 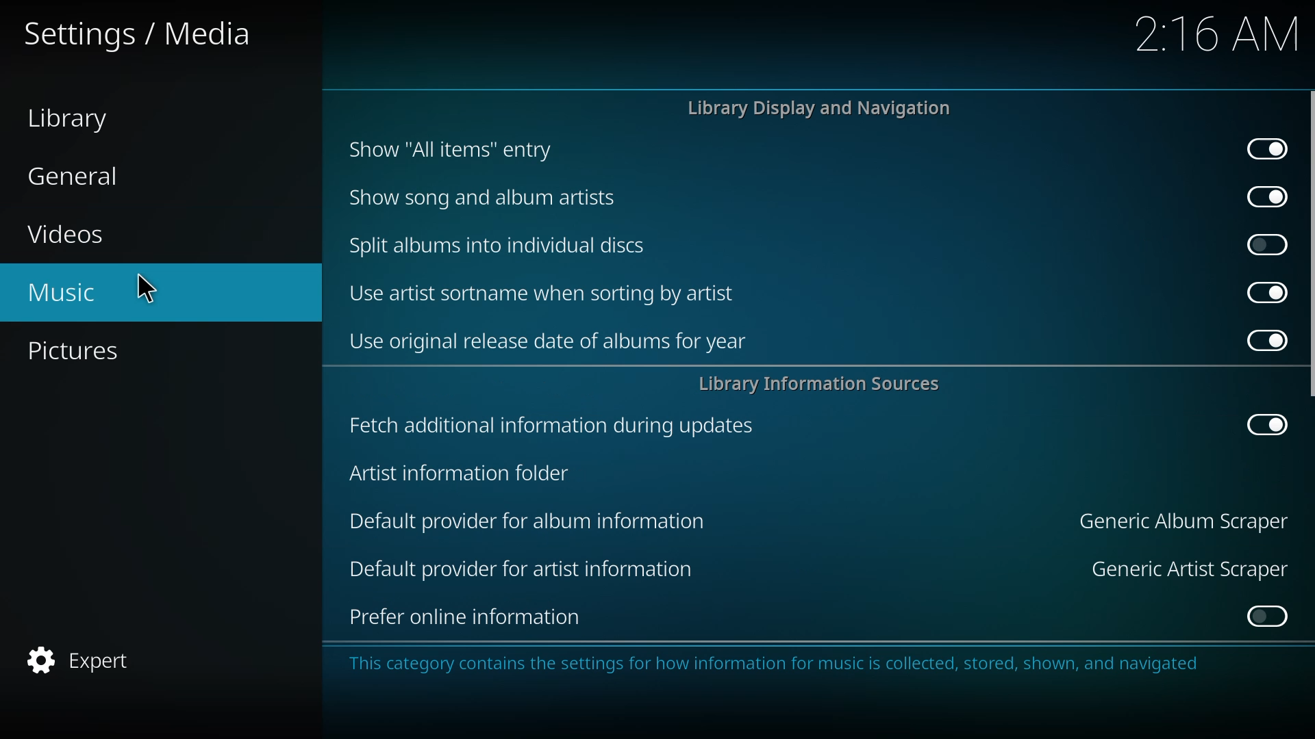 I want to click on generic, so click(x=1180, y=521).